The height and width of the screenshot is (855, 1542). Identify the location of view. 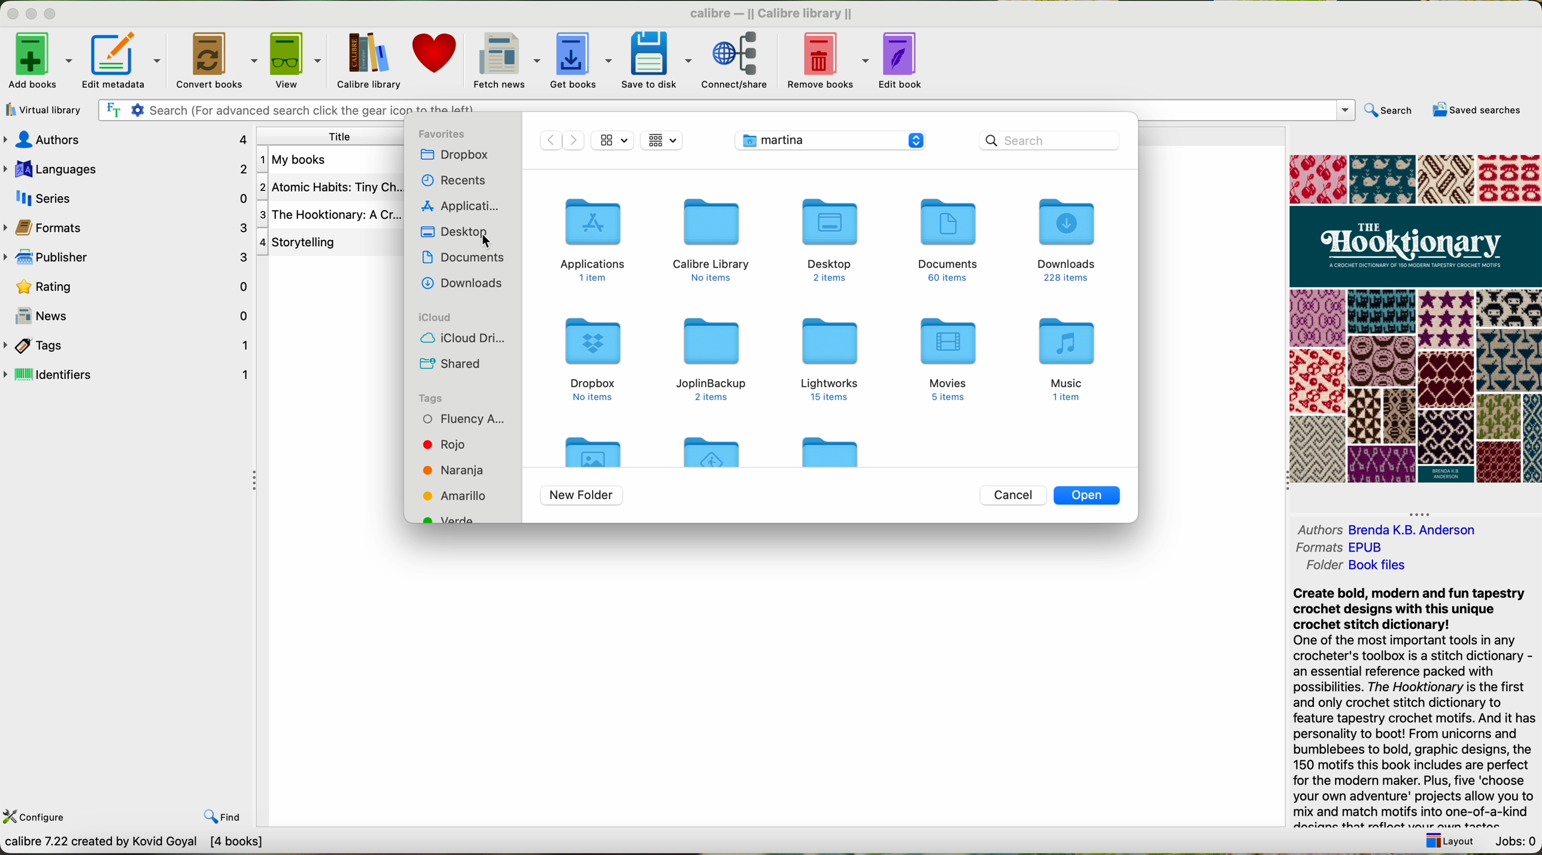
(297, 60).